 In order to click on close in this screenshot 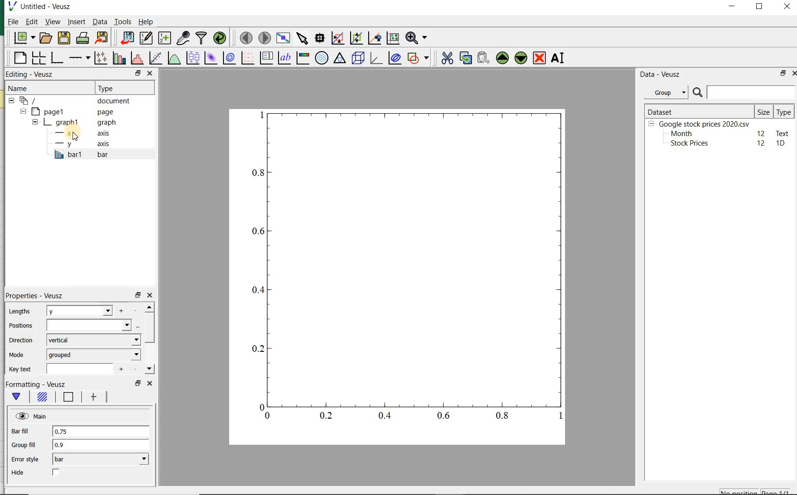, I will do `click(787, 7)`.